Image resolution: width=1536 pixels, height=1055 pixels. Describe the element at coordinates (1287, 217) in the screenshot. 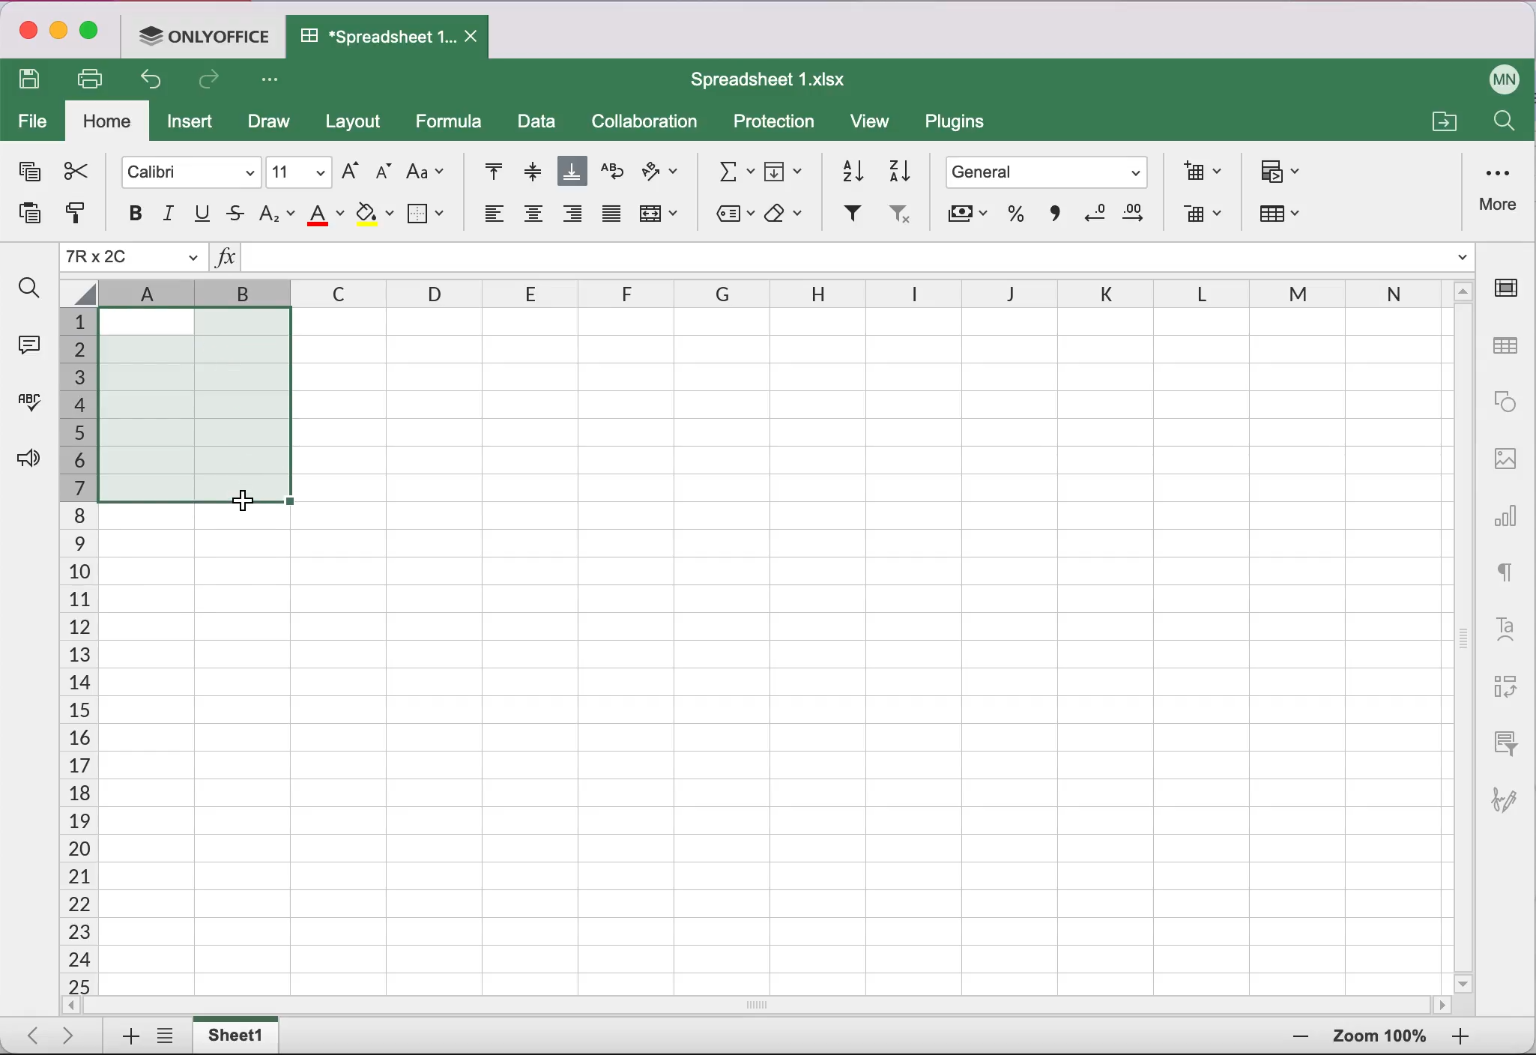

I see `format as table template` at that location.